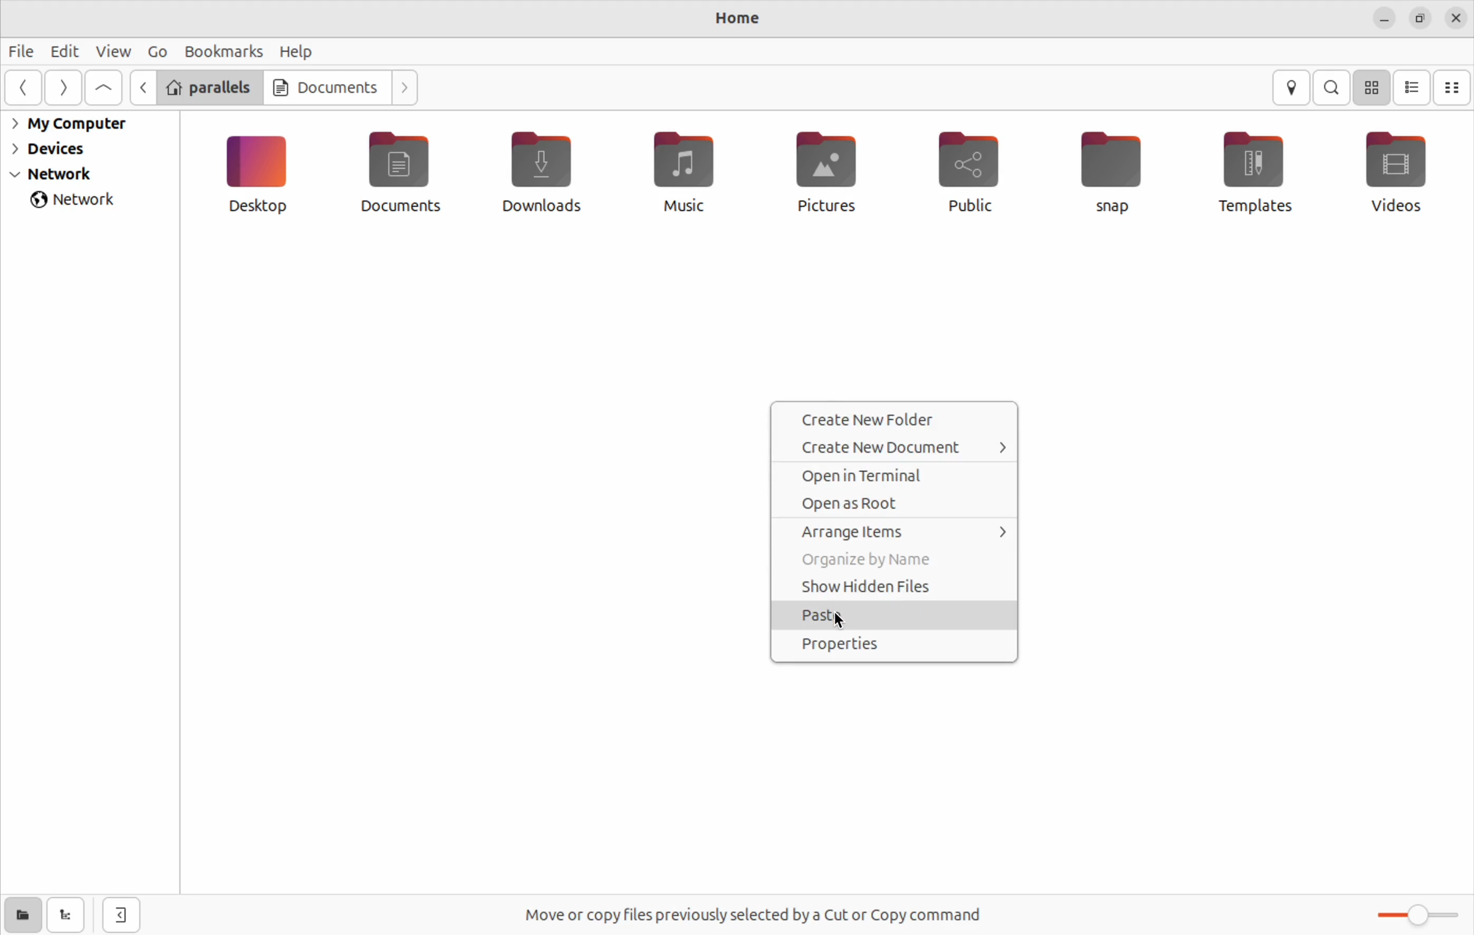 The height and width of the screenshot is (935, 1474). Describe the element at coordinates (692, 182) in the screenshot. I see `music files` at that location.